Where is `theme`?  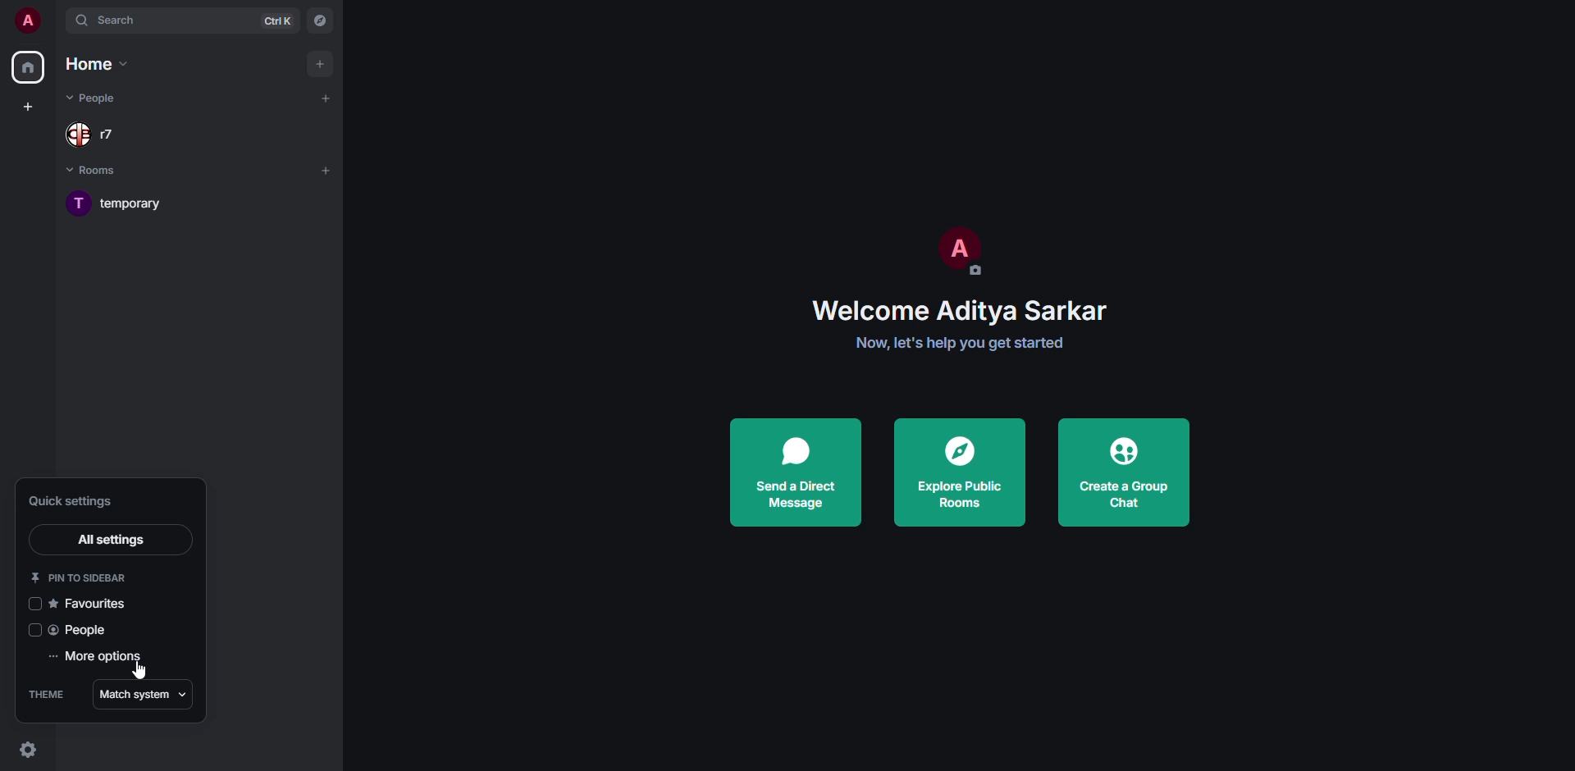
theme is located at coordinates (43, 694).